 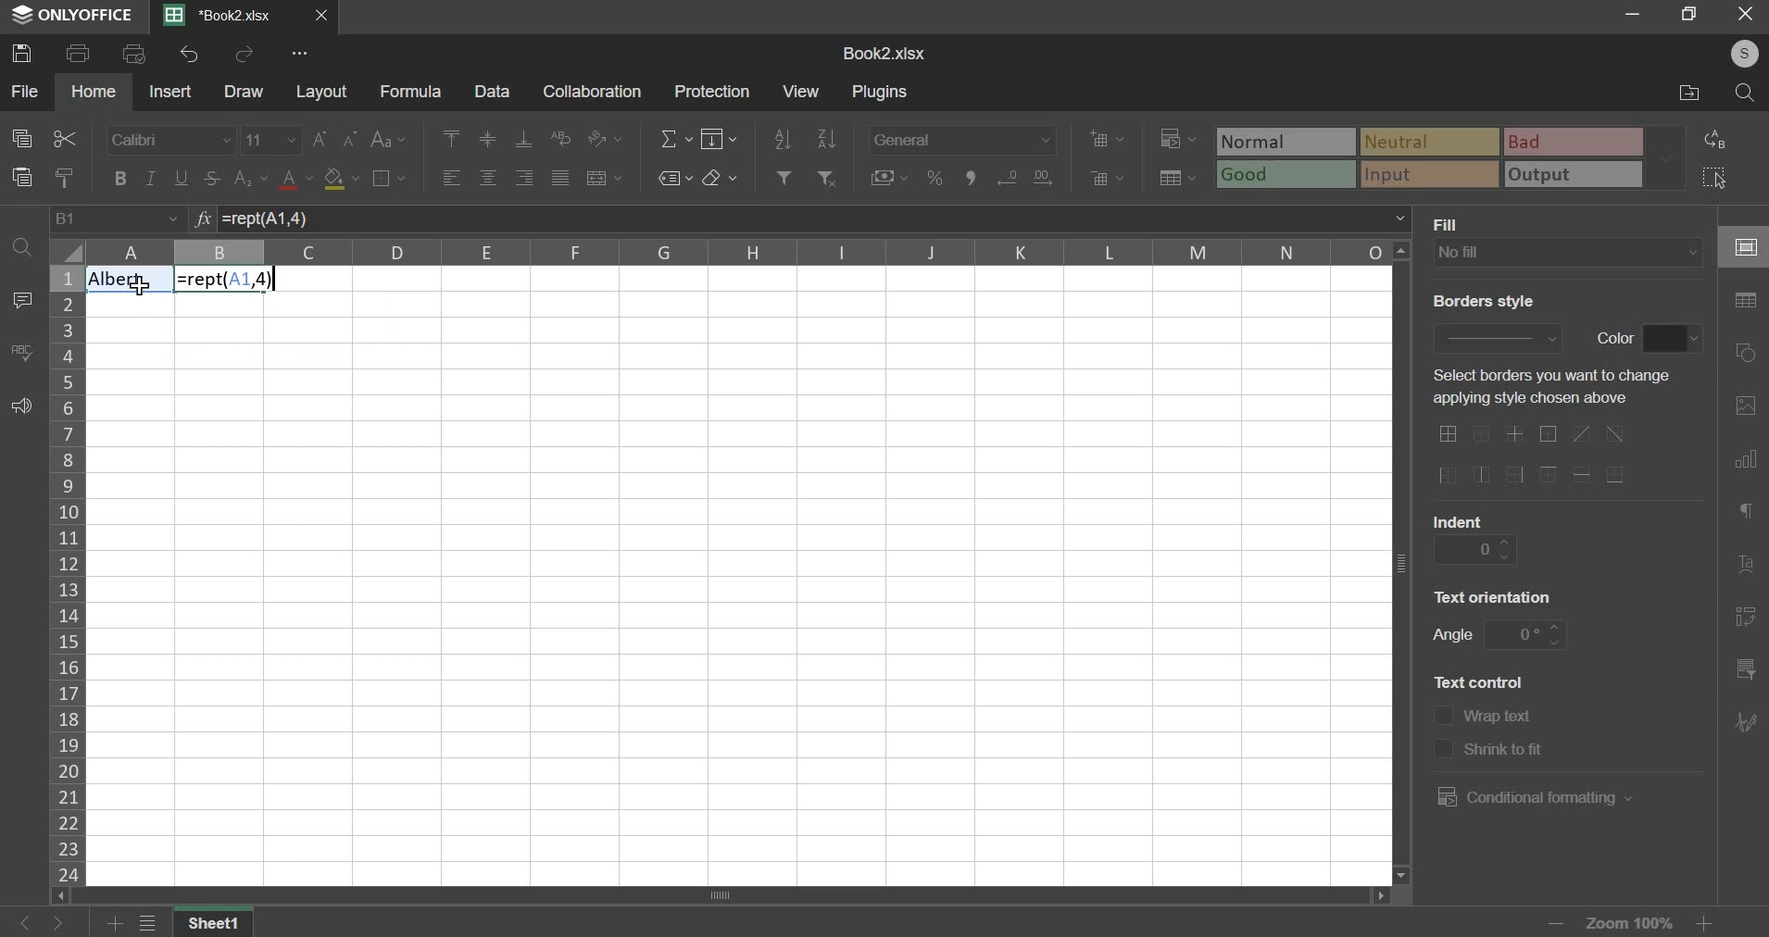 I want to click on columns, so click(x=737, y=252).